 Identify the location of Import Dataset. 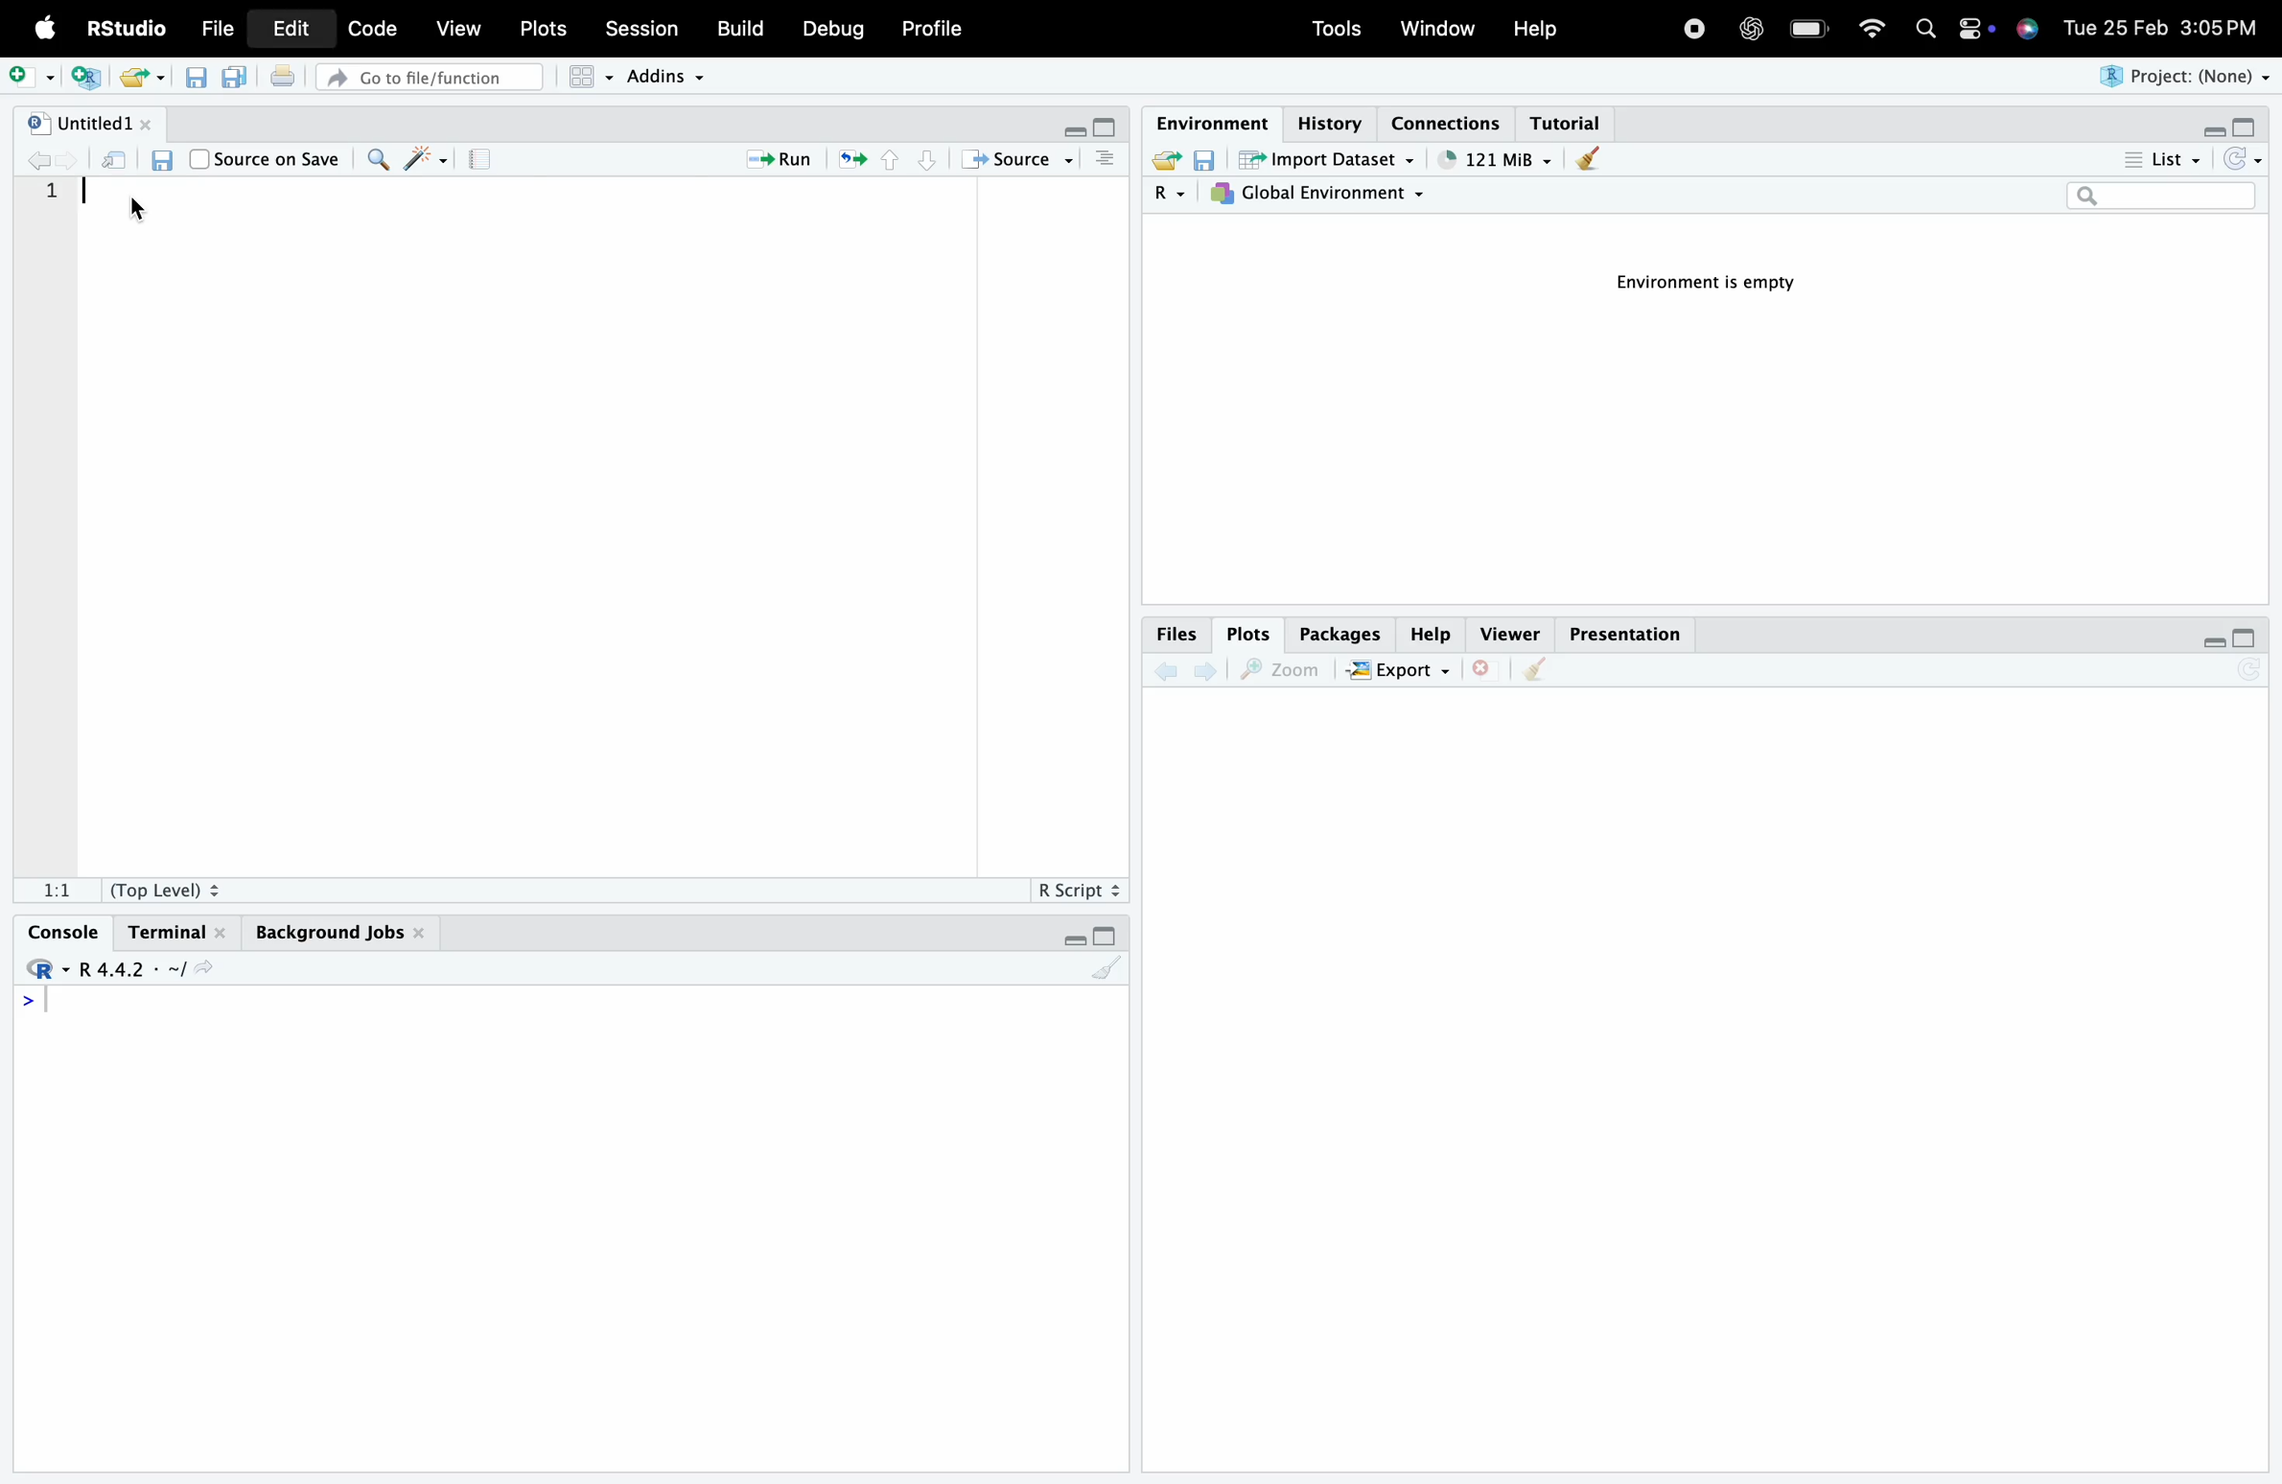
(1328, 160).